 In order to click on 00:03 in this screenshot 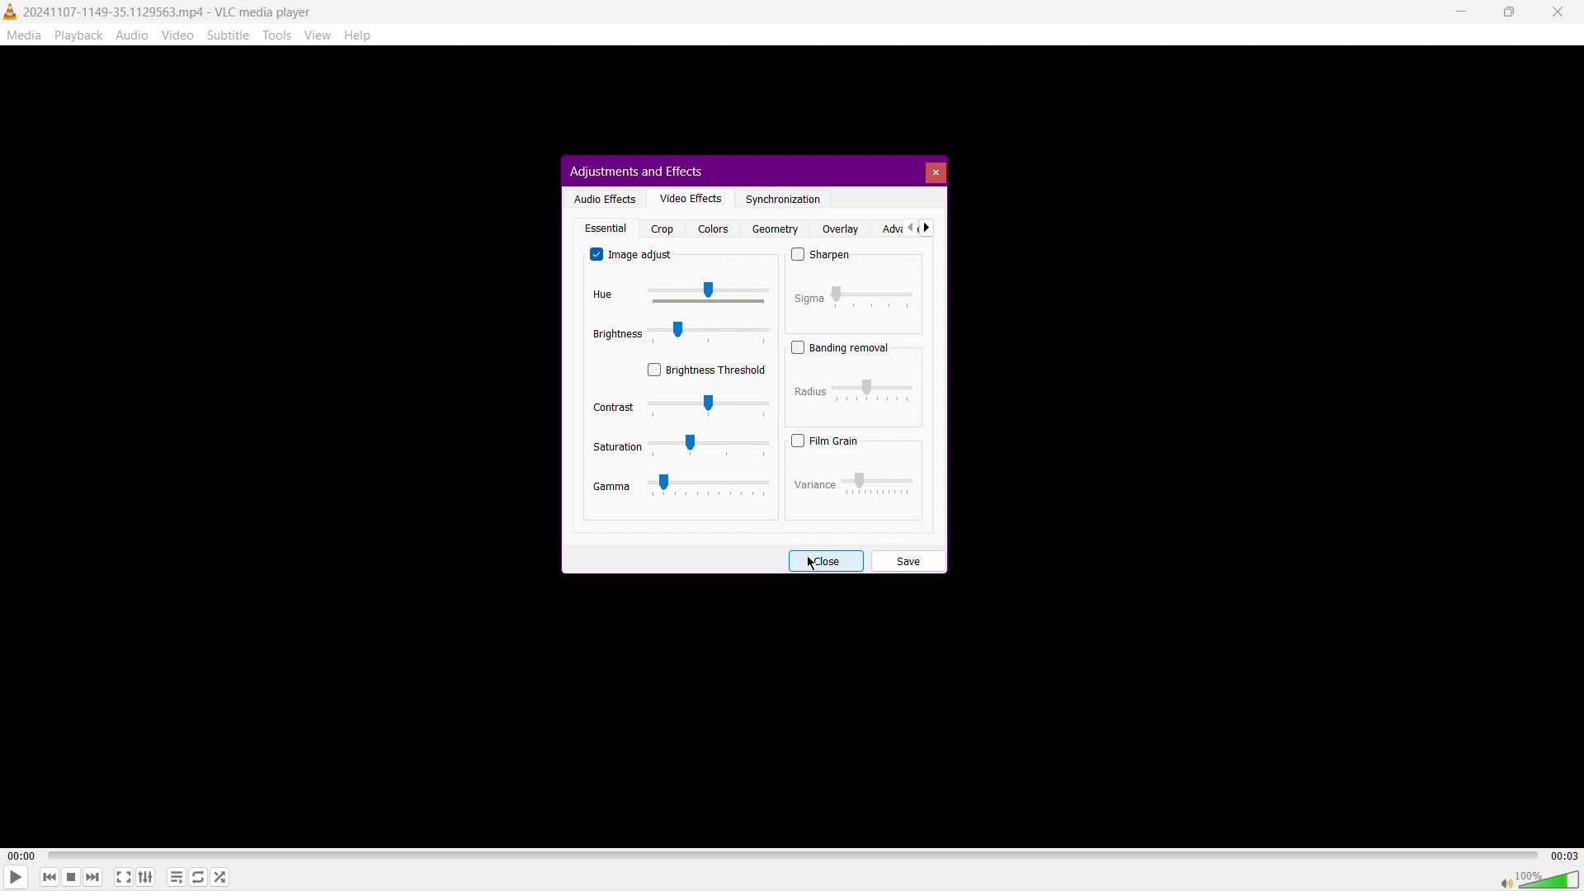, I will do `click(1563, 854)`.